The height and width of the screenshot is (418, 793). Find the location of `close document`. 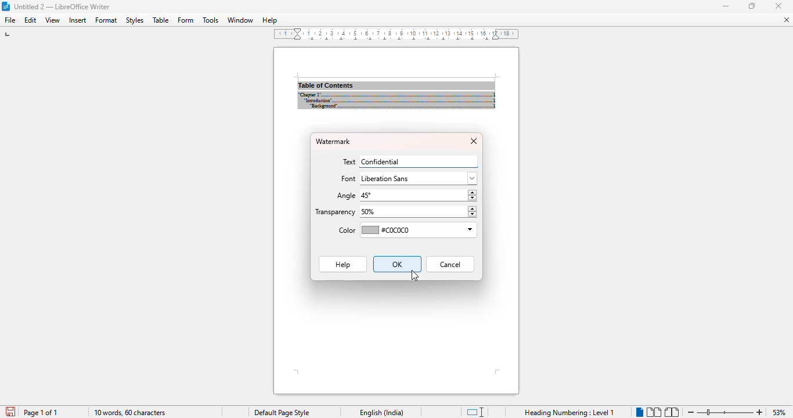

close document is located at coordinates (787, 20).